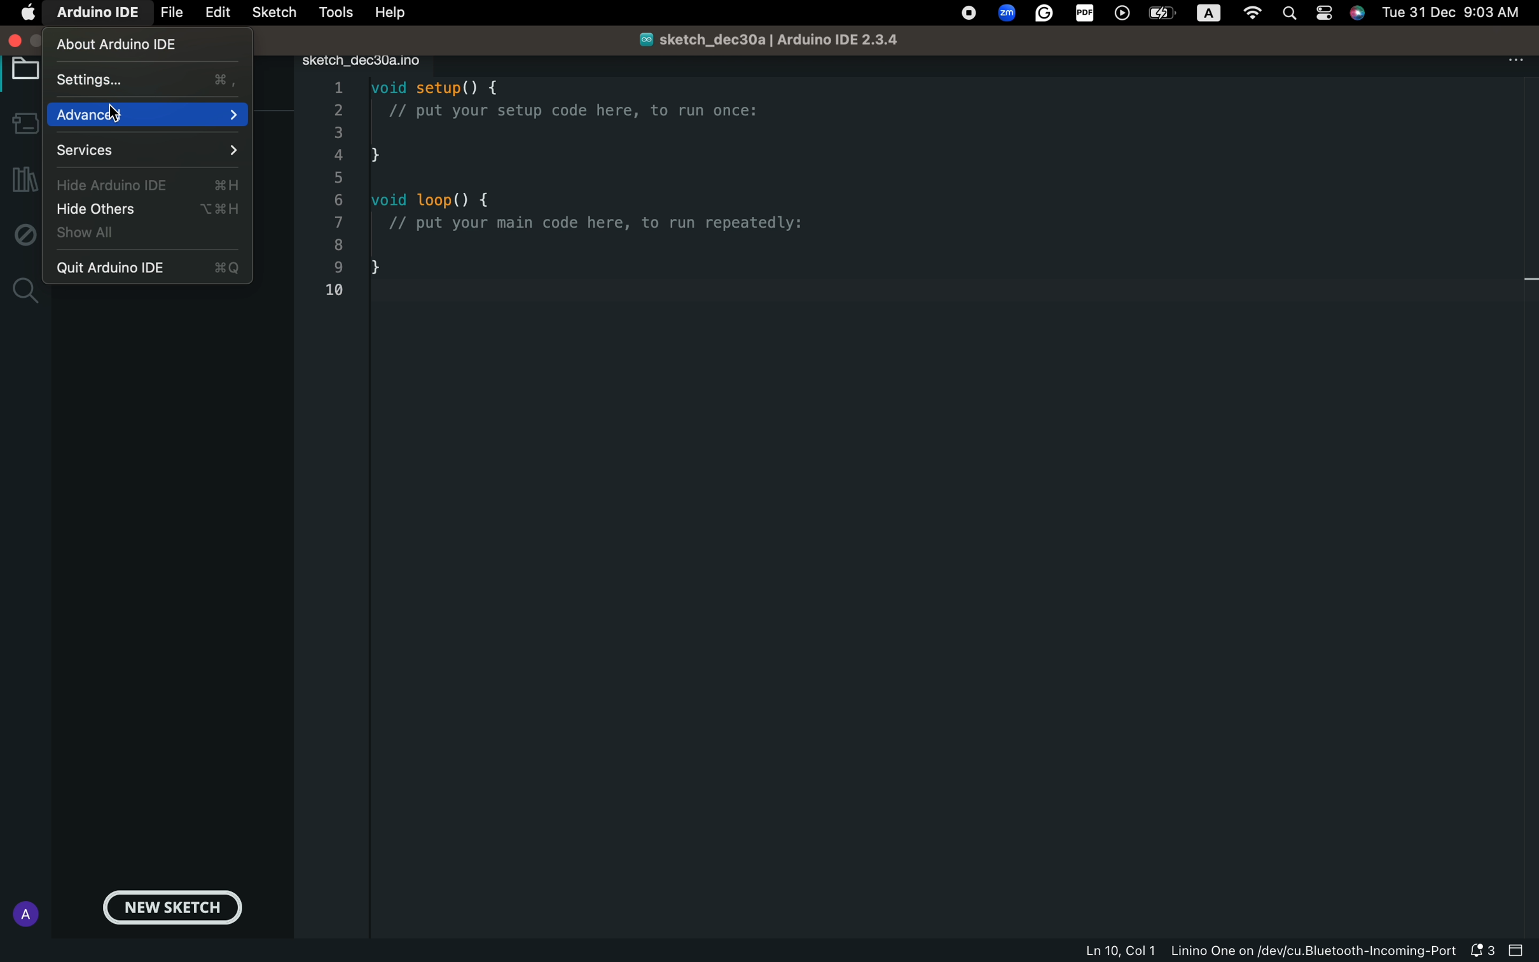  I want to click on PDF, so click(1086, 12).